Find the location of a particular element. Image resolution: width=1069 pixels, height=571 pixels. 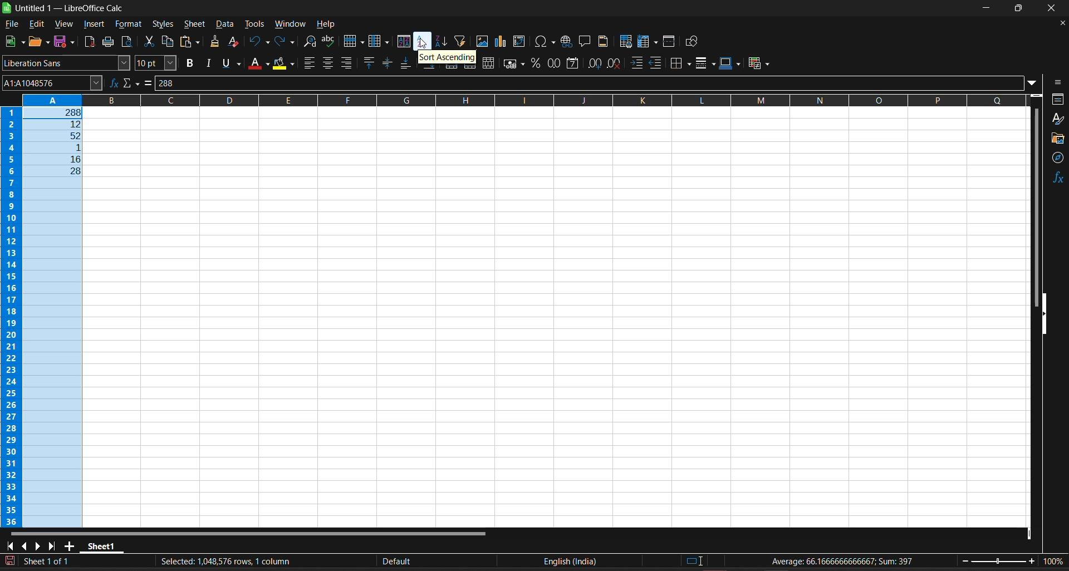

save is located at coordinates (63, 42).